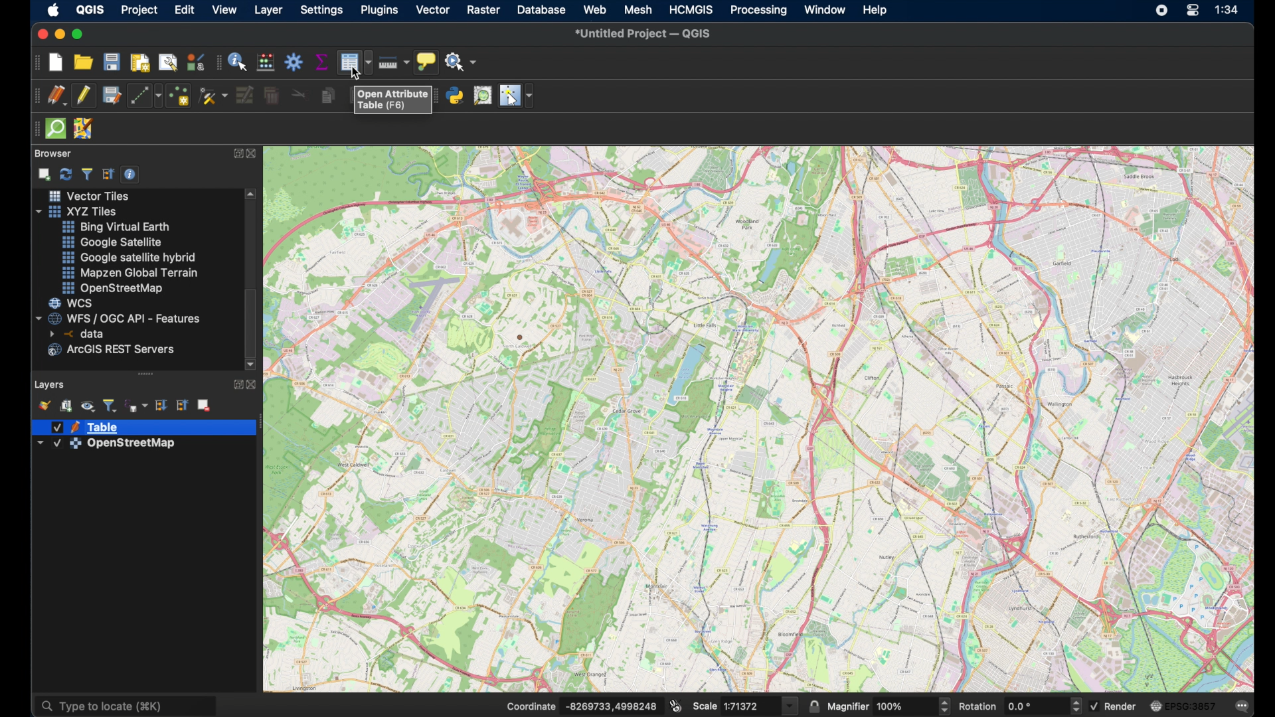 The height and width of the screenshot is (717, 1275). I want to click on cursor, so click(357, 74).